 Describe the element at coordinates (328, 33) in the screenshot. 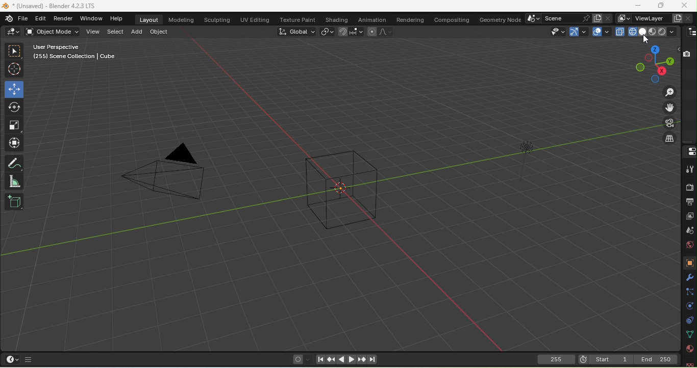

I see `Transform pivot point` at that location.